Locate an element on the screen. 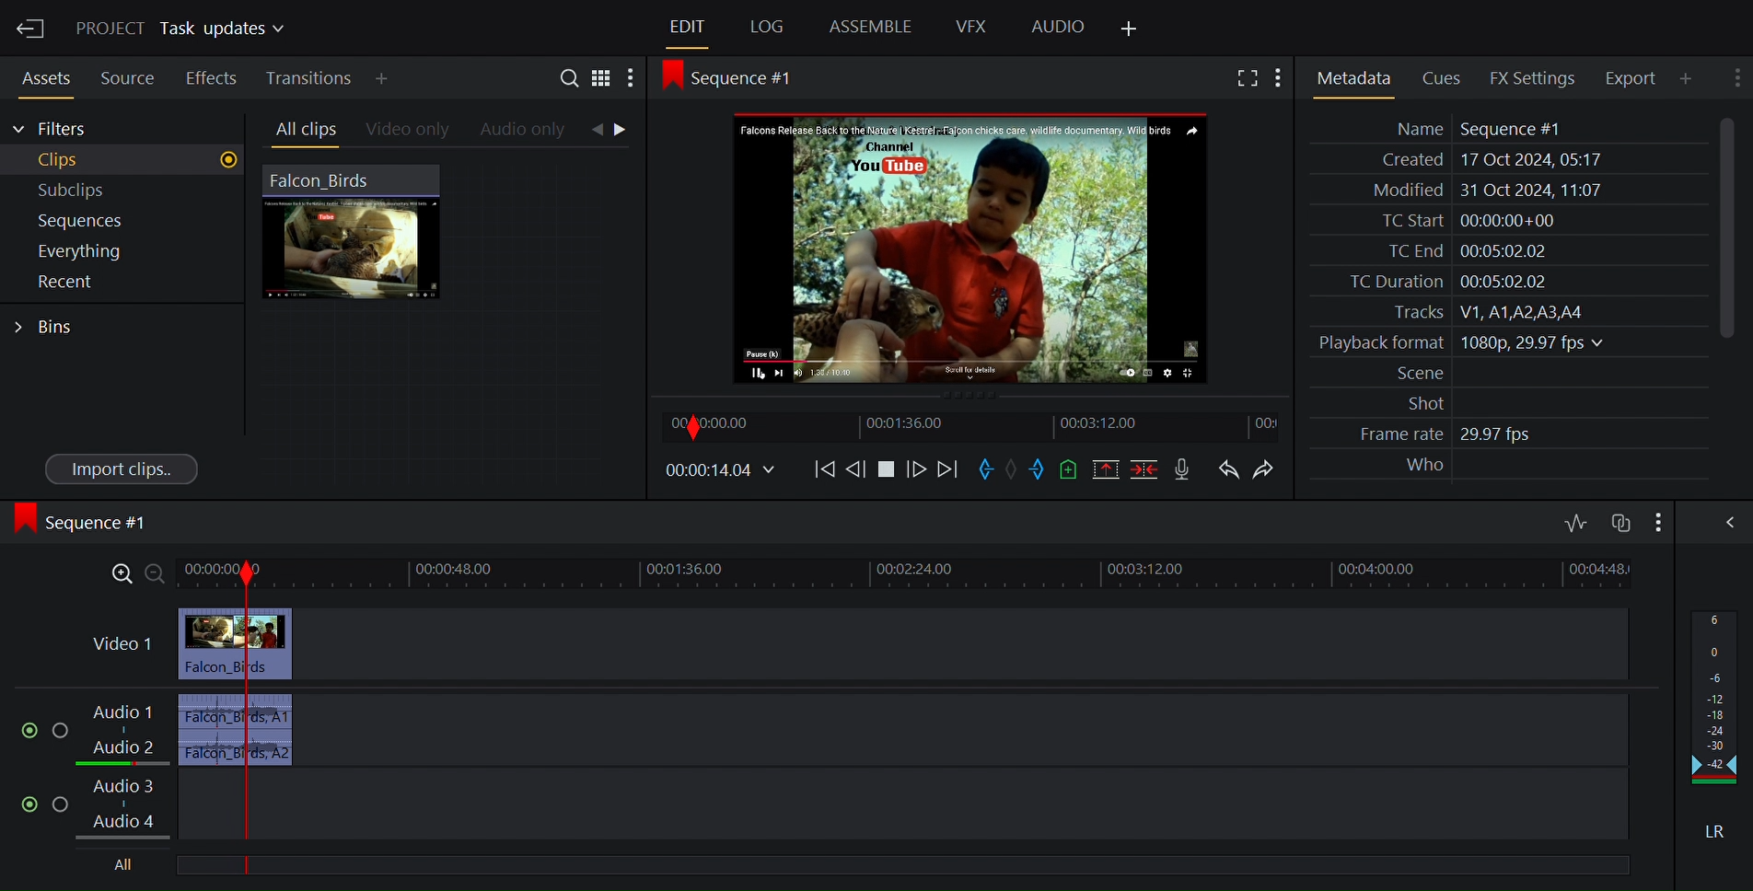 The width and height of the screenshot is (1753, 891). TC End  00:05:02.02 is located at coordinates (1457, 251).